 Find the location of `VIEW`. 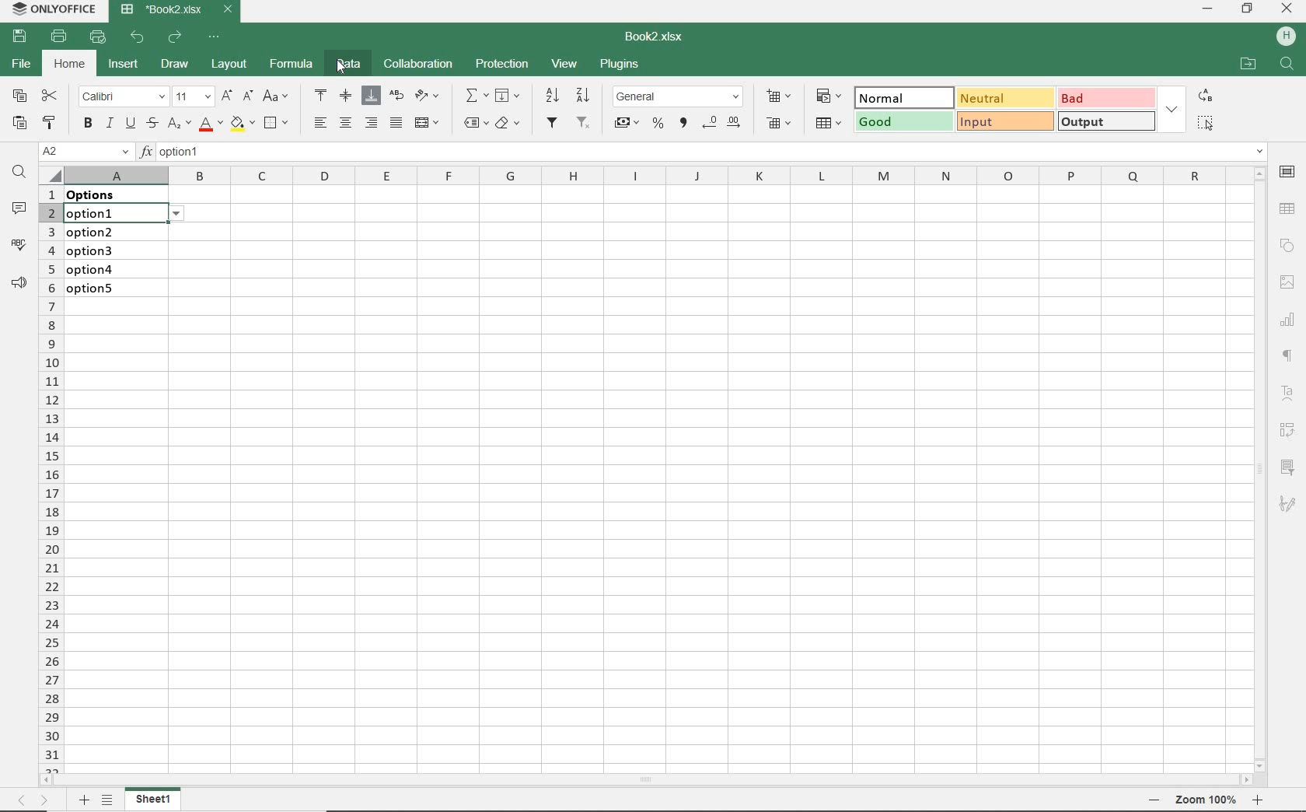

VIEW is located at coordinates (564, 64).